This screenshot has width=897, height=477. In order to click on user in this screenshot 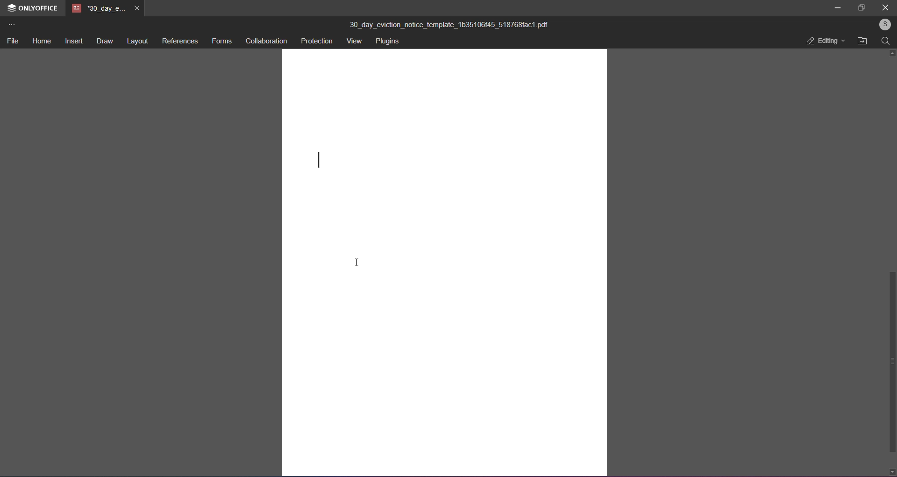, I will do `click(883, 25)`.